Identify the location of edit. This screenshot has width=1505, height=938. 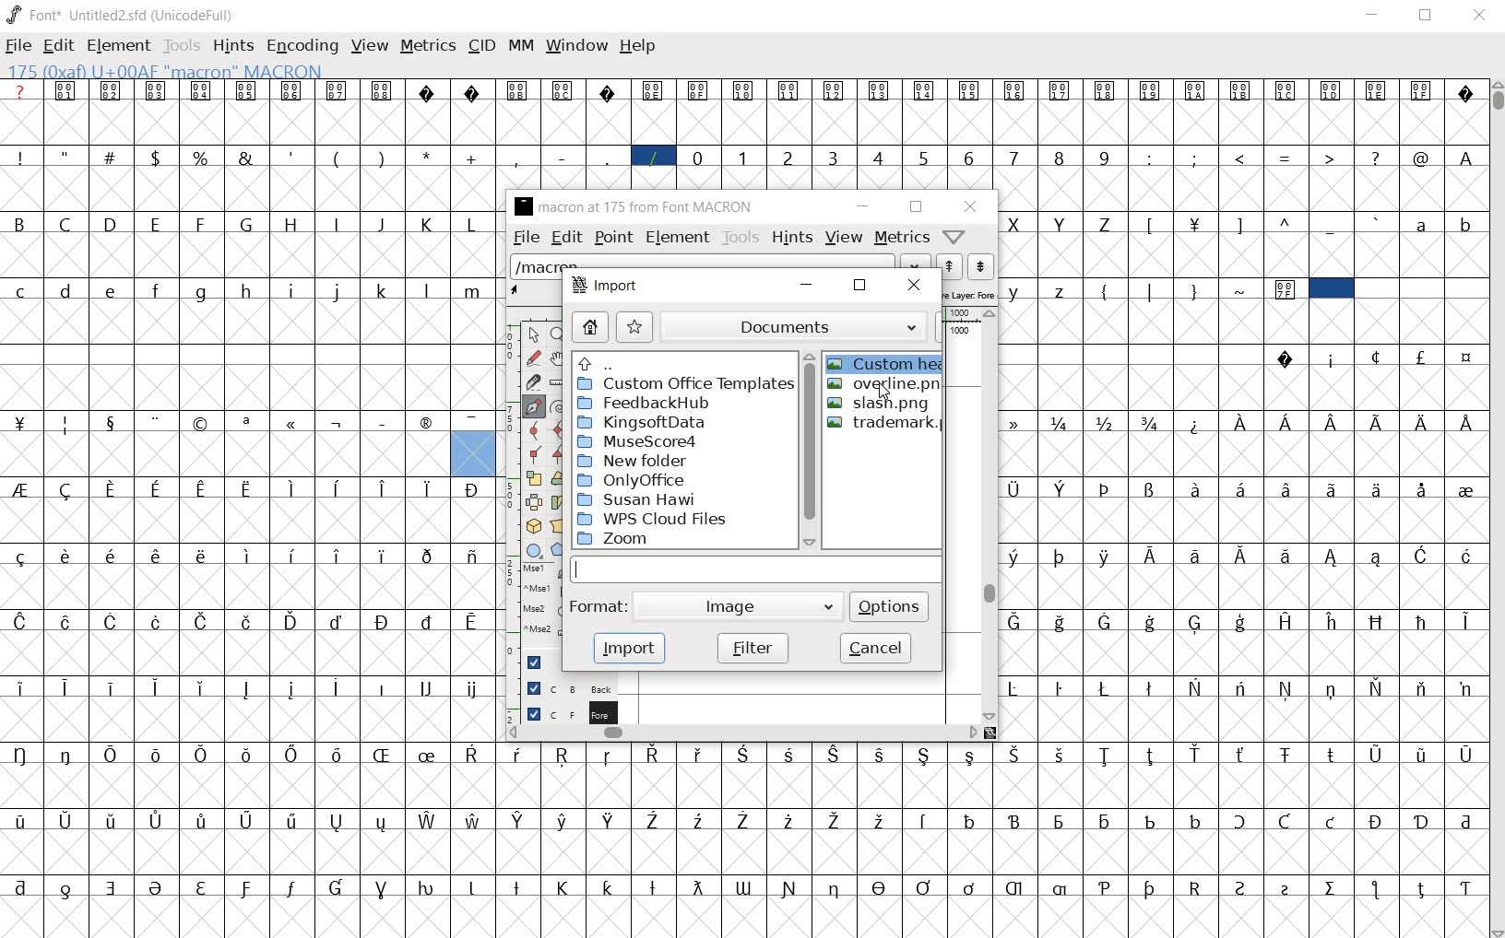
(566, 240).